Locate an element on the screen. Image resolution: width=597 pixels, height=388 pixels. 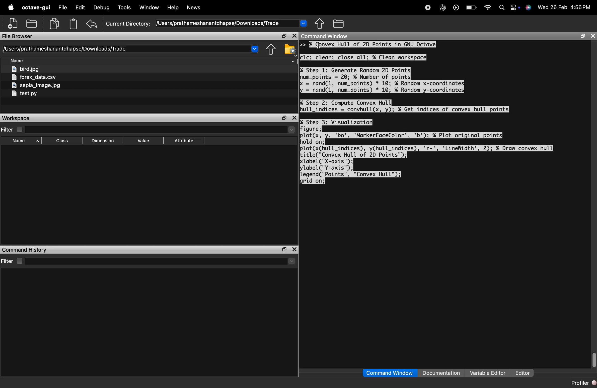
% Step 3: Visualizatio

figure;

plot(x, 'bo', 'MarkerFaceColor', 'b'); % Plot original points

hold on;

plot(xChull_indices), yChull_indices), 'r-', 'LineWidth', 2); %¥ Draw convex hull
title("Convex Hull of 2D Points");

label ("X-axis");

lylabel("Y-axis");

Llegend("Points", "Convex Hull");

grid on; is located at coordinates (427, 152).